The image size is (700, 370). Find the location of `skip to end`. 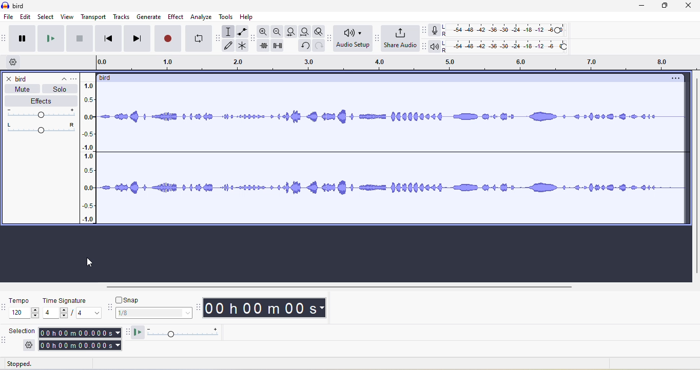

skip to end is located at coordinates (138, 38).